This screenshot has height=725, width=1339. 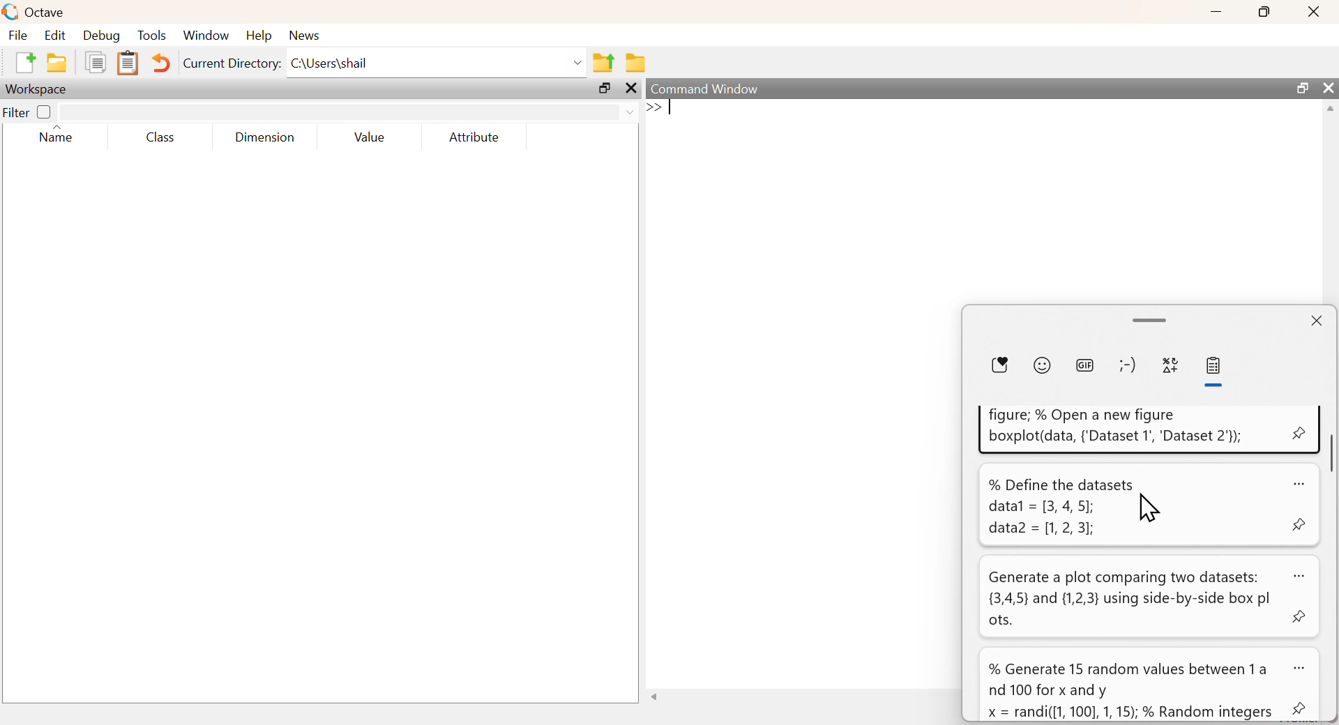 I want to click on scroll up, so click(x=1329, y=111).